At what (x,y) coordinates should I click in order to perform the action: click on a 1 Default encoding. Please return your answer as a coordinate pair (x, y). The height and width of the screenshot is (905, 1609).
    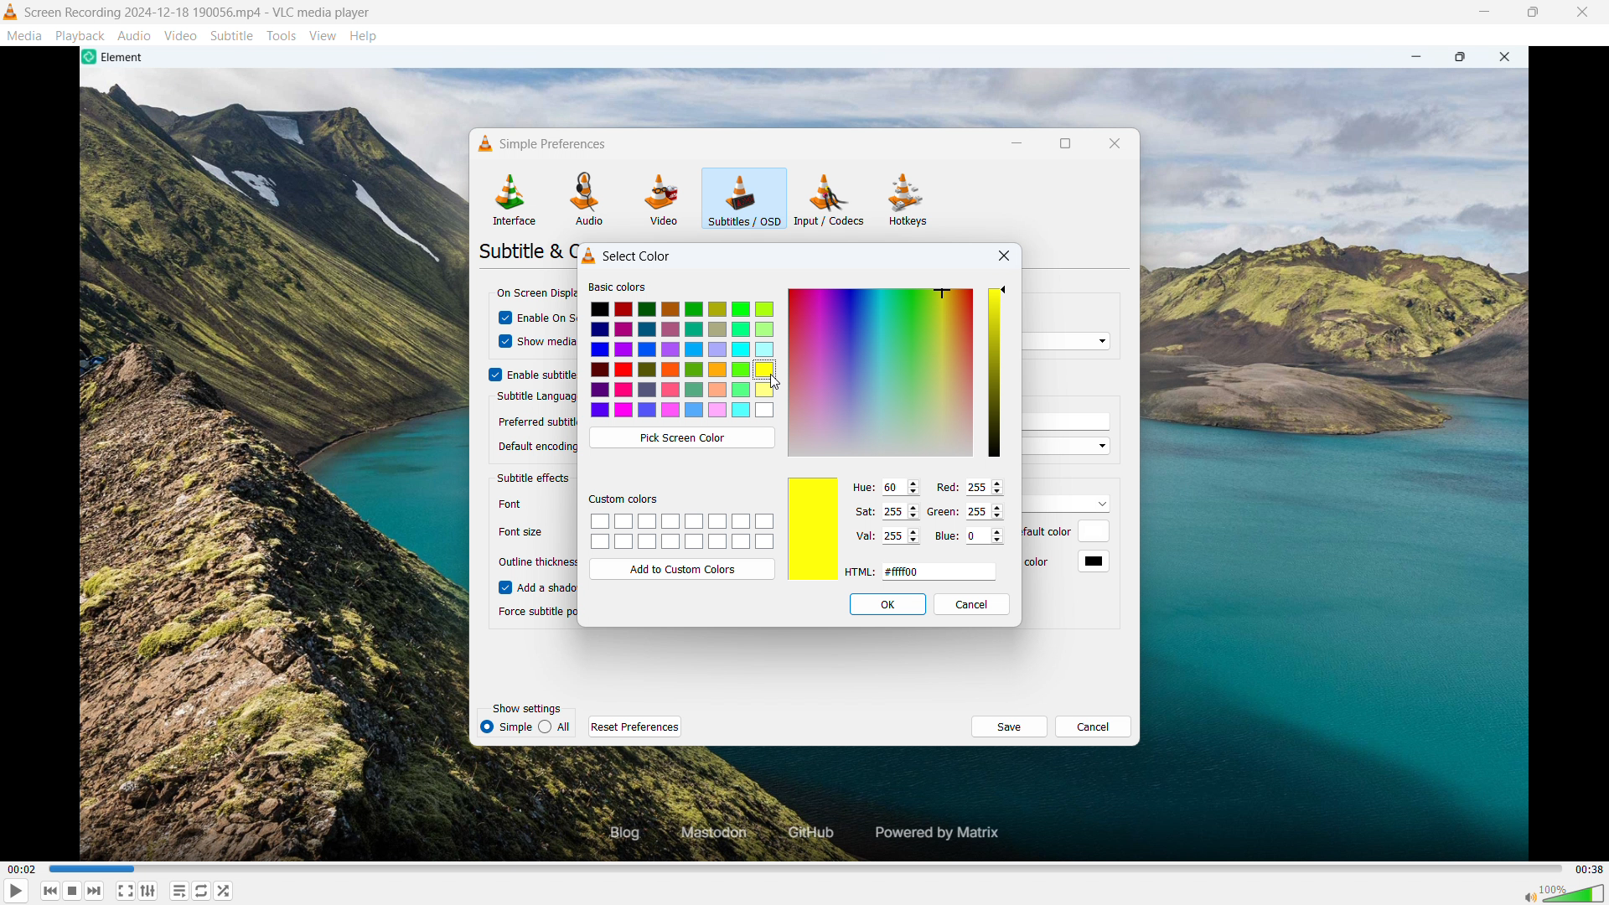
    Looking at the image, I should click on (534, 447).